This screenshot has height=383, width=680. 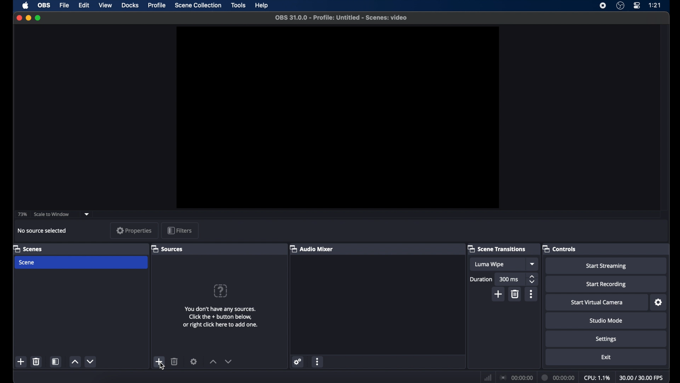 What do you see at coordinates (28, 249) in the screenshot?
I see `scenes` at bounding box center [28, 249].